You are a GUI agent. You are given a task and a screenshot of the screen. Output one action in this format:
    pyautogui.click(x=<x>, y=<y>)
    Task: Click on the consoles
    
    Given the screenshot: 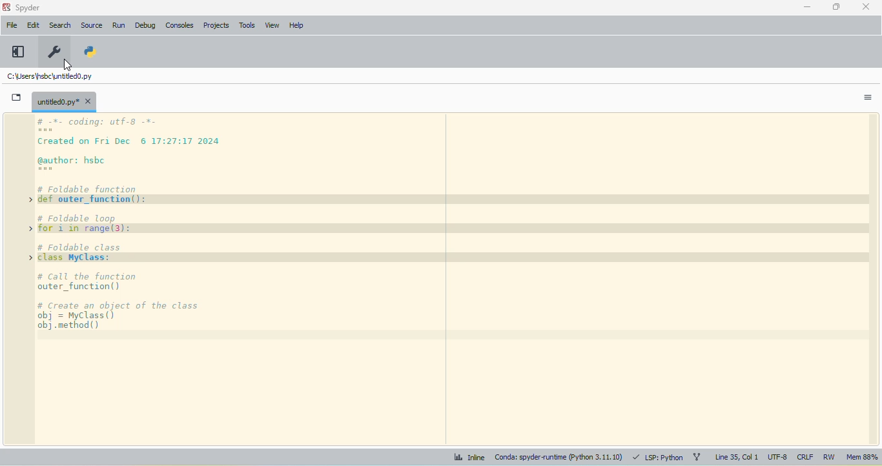 What is the action you would take?
    pyautogui.click(x=178, y=25)
    